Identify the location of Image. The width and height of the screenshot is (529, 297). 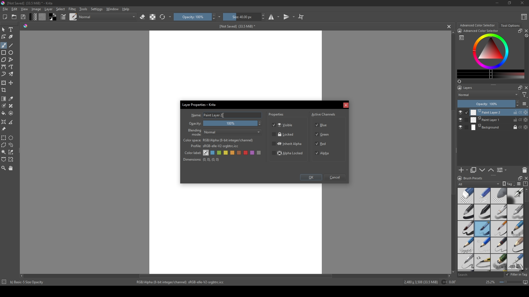
(36, 9).